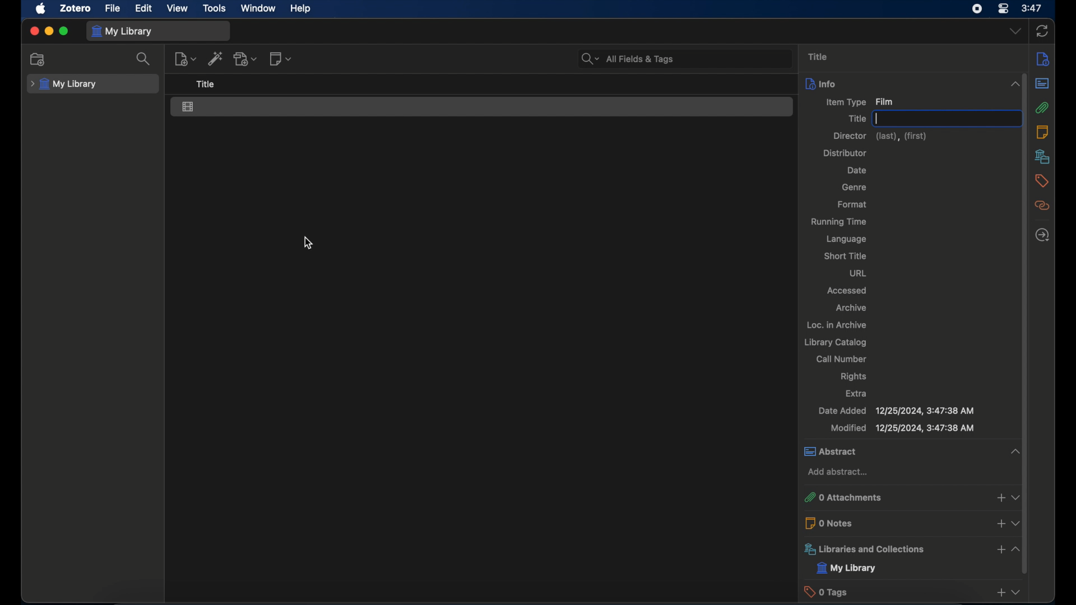 This screenshot has height=605, width=1076. I want to click on collapse, so click(1021, 548).